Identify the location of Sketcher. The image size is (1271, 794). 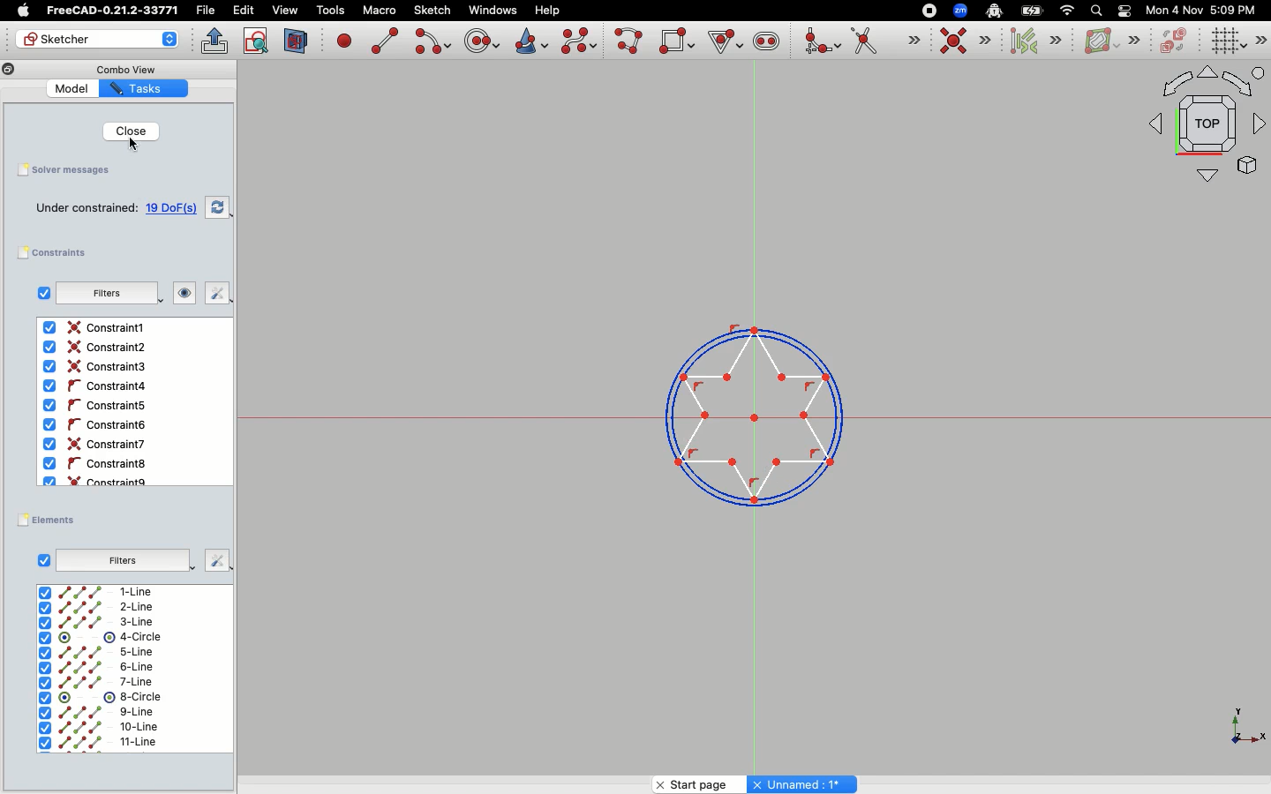
(102, 39).